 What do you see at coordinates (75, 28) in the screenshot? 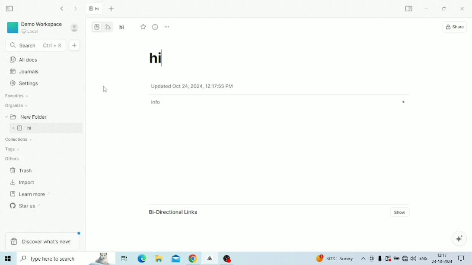
I see `Account` at bounding box center [75, 28].